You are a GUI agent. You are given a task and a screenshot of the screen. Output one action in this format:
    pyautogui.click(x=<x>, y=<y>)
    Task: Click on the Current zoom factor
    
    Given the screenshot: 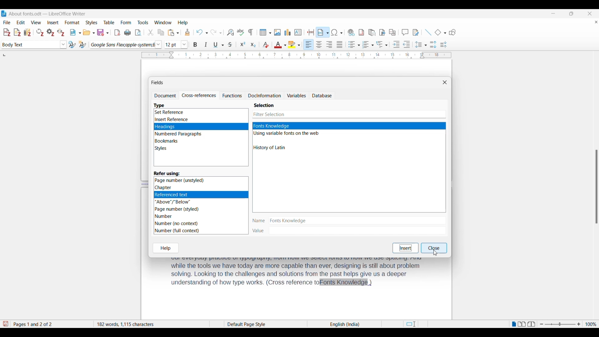 What is the action you would take?
    pyautogui.click(x=591, y=324)
    